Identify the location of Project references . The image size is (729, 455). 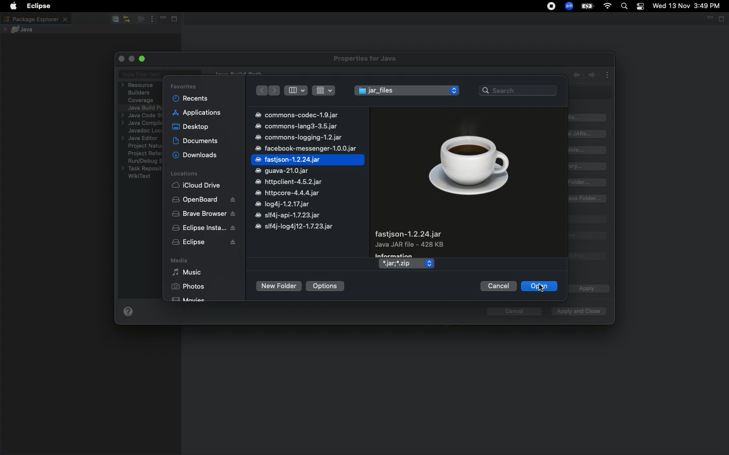
(144, 153).